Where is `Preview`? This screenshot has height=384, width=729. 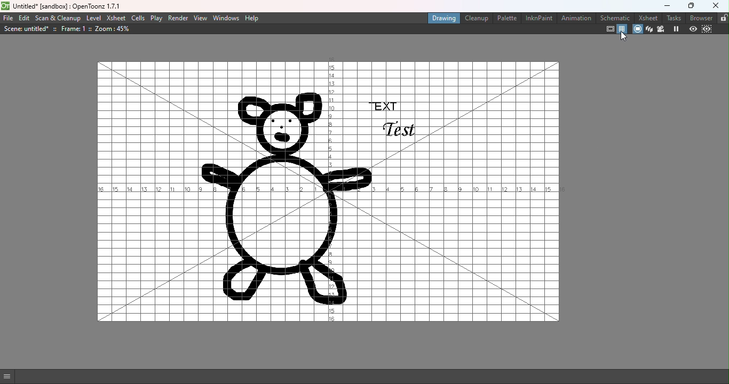
Preview is located at coordinates (691, 29).